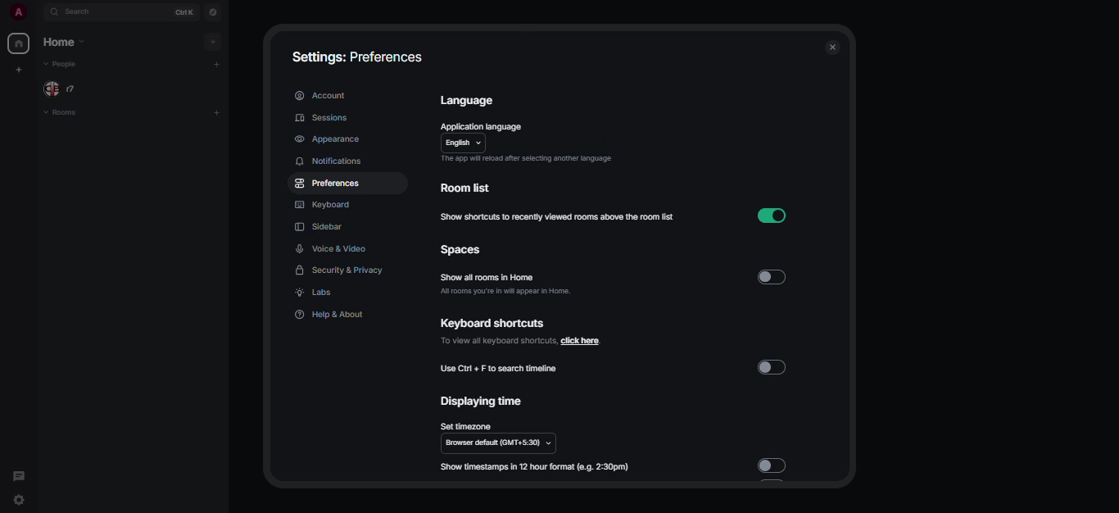 This screenshot has width=1119, height=513. Describe the element at coordinates (315, 292) in the screenshot. I see `labs` at that location.